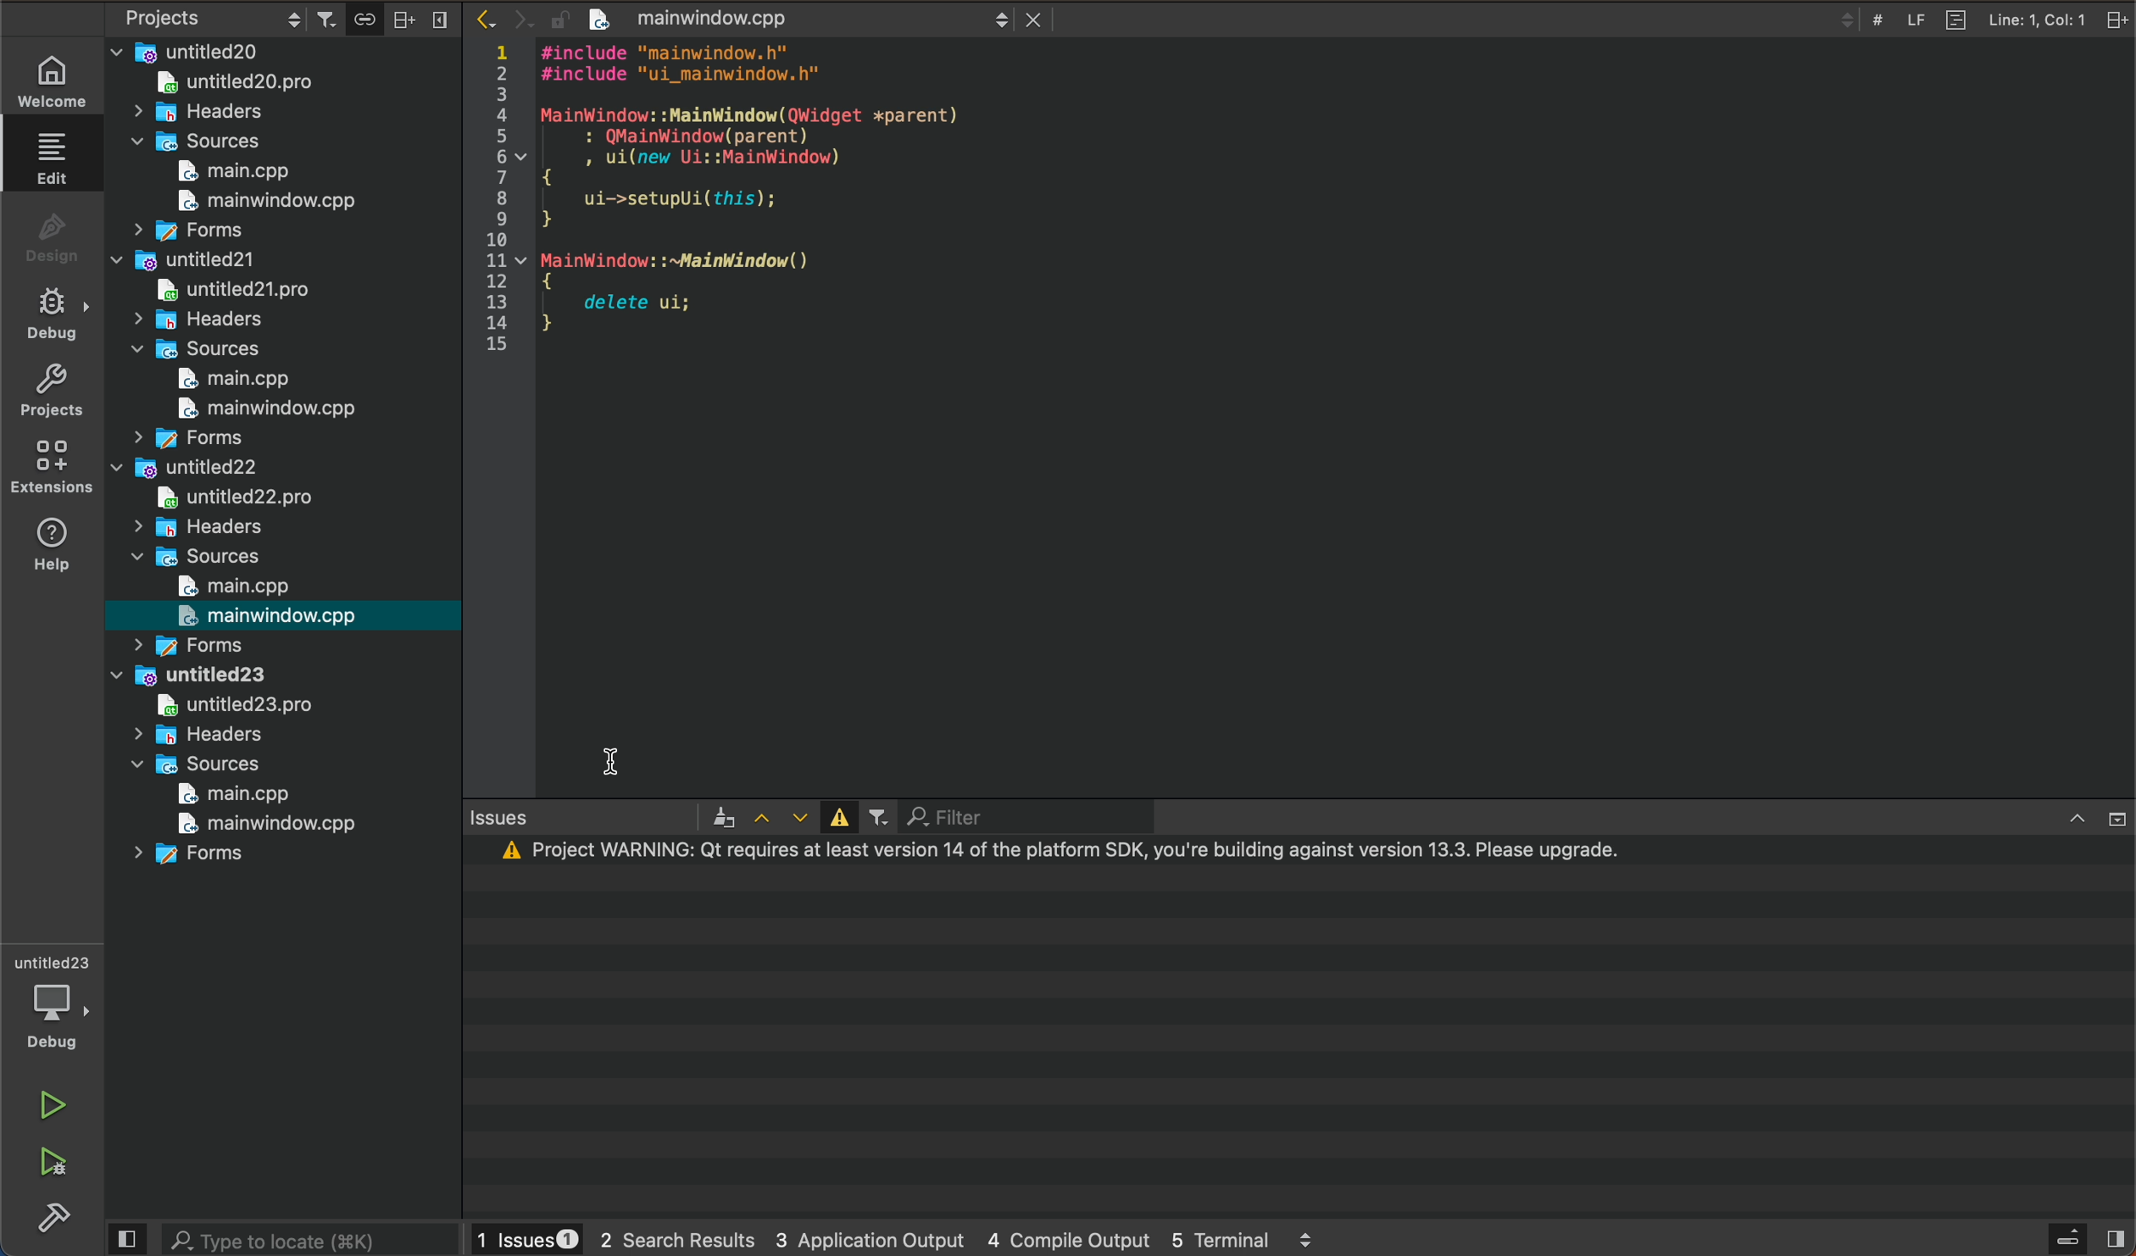  Describe the element at coordinates (185, 231) in the screenshot. I see `forms` at that location.